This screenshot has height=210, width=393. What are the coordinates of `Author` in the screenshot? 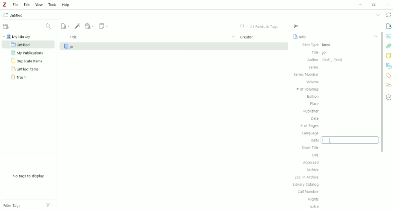 It's located at (325, 60).